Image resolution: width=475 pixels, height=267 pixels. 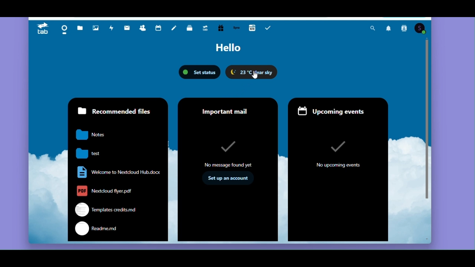 I want to click on Deck, so click(x=191, y=29).